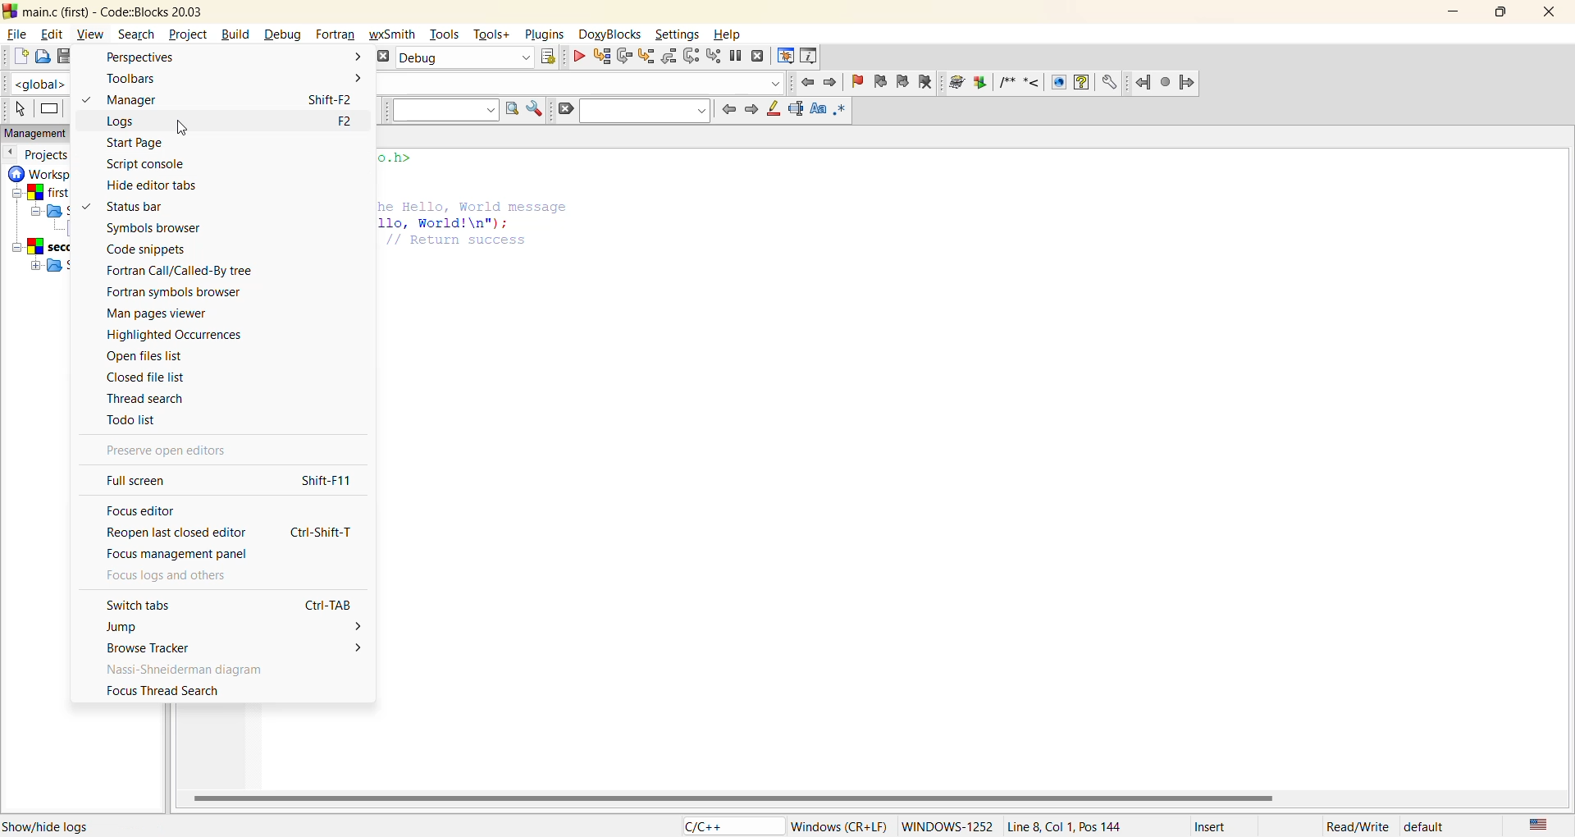  What do you see at coordinates (1063, 826) in the screenshot?
I see `Line 8, Col 1, Pos 144` at bounding box center [1063, 826].